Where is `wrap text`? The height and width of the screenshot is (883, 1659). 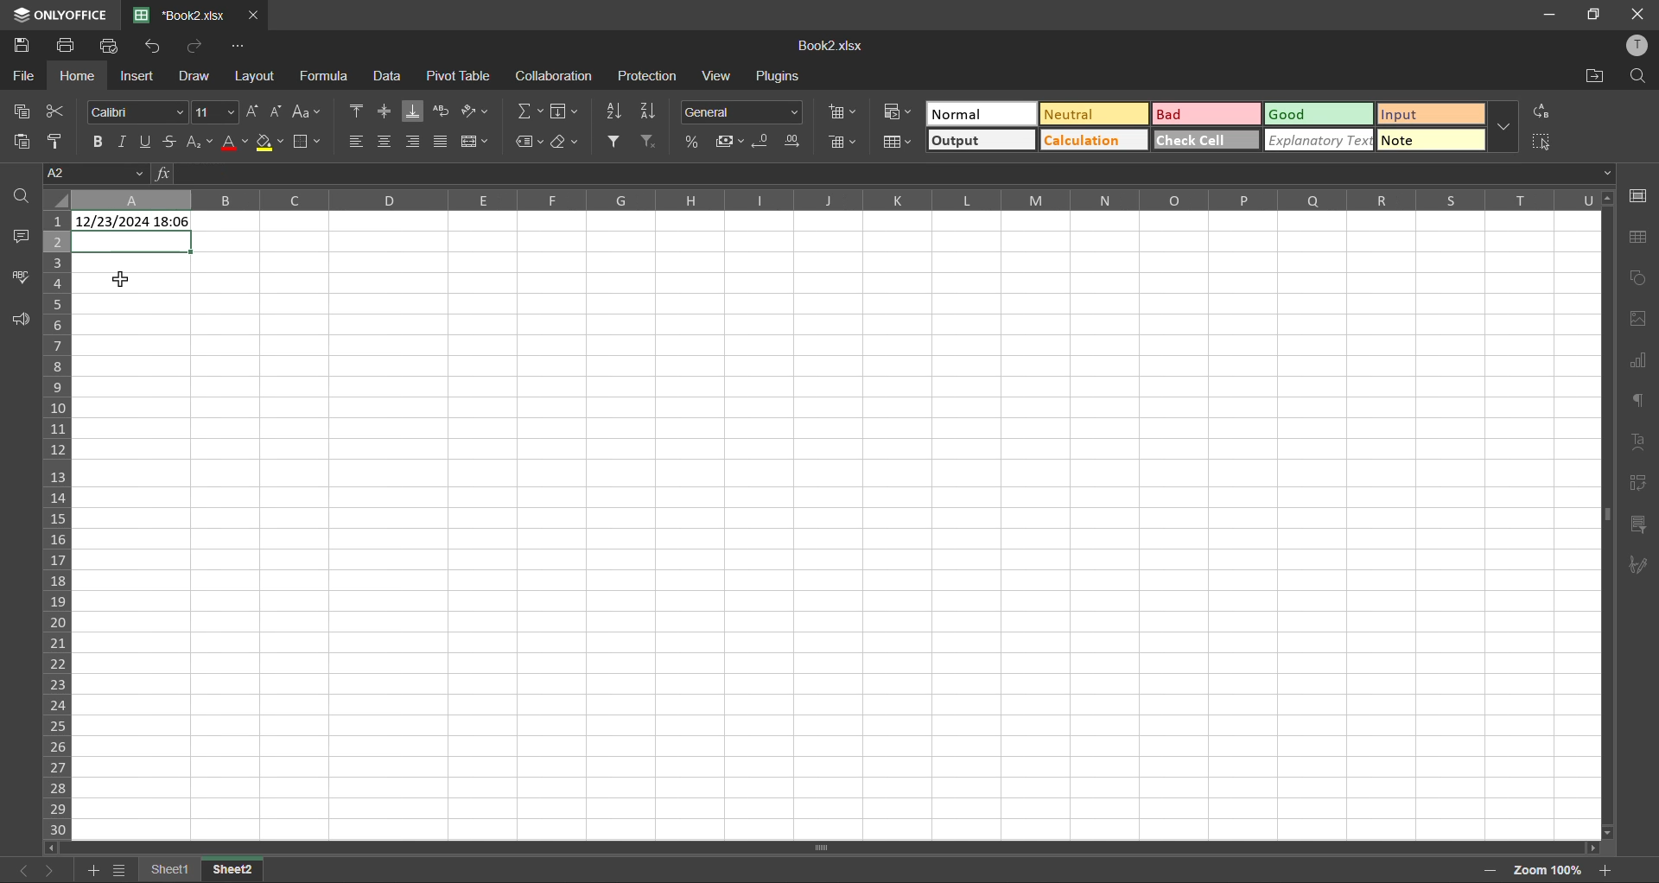
wrap text is located at coordinates (441, 112).